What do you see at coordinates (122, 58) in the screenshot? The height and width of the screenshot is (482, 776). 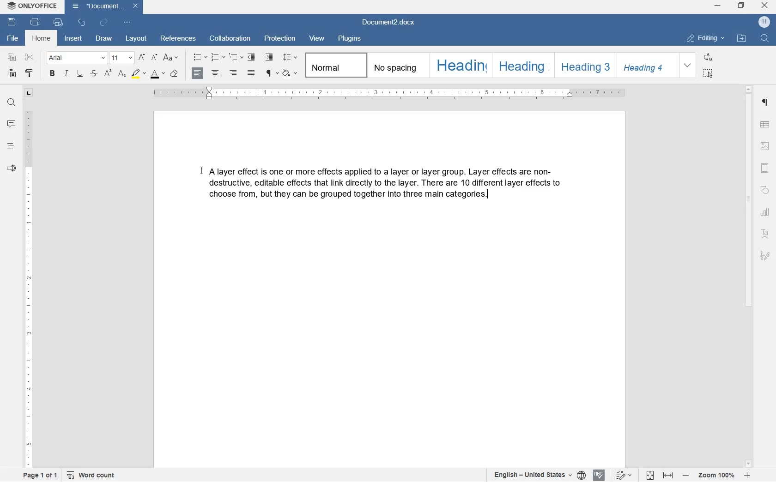 I see `font size` at bounding box center [122, 58].